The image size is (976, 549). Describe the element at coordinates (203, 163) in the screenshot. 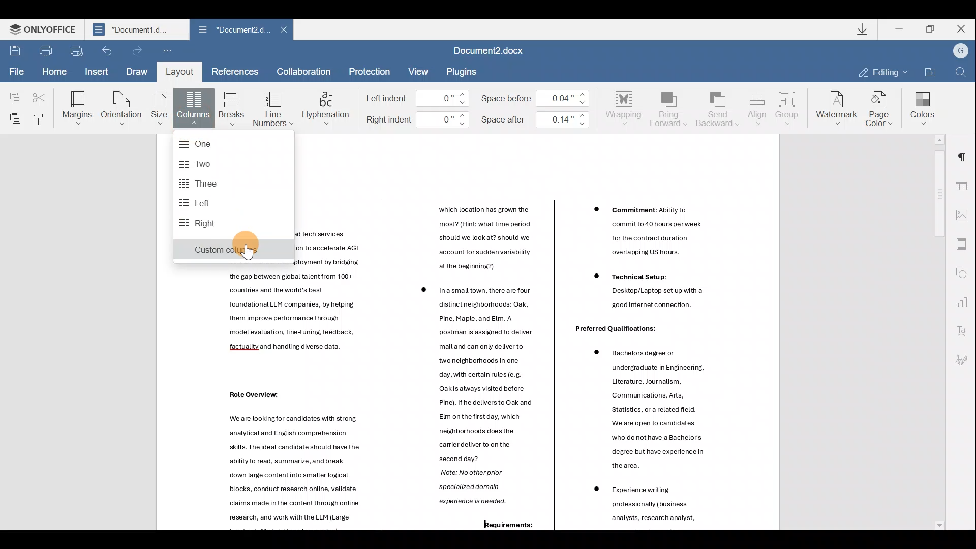

I see `Two` at that location.